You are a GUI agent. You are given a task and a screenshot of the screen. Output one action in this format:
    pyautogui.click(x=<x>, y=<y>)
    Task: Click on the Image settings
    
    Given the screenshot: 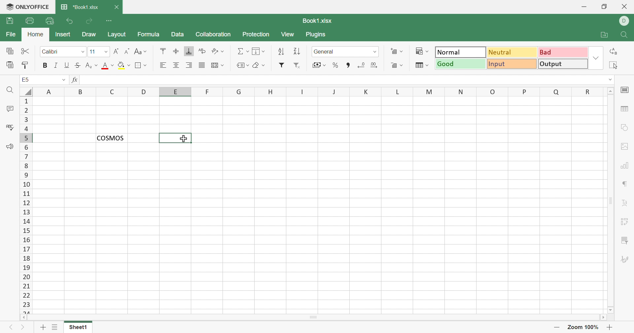 What is the action you would take?
    pyautogui.click(x=624, y=147)
    